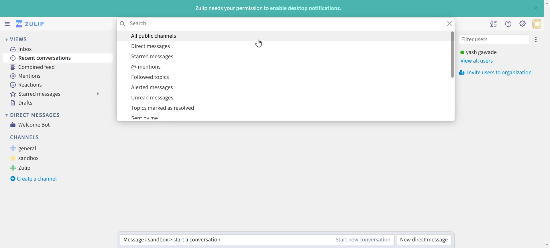 This screenshot has width=550, height=248. Describe the element at coordinates (522, 24) in the screenshot. I see `Settings` at that location.